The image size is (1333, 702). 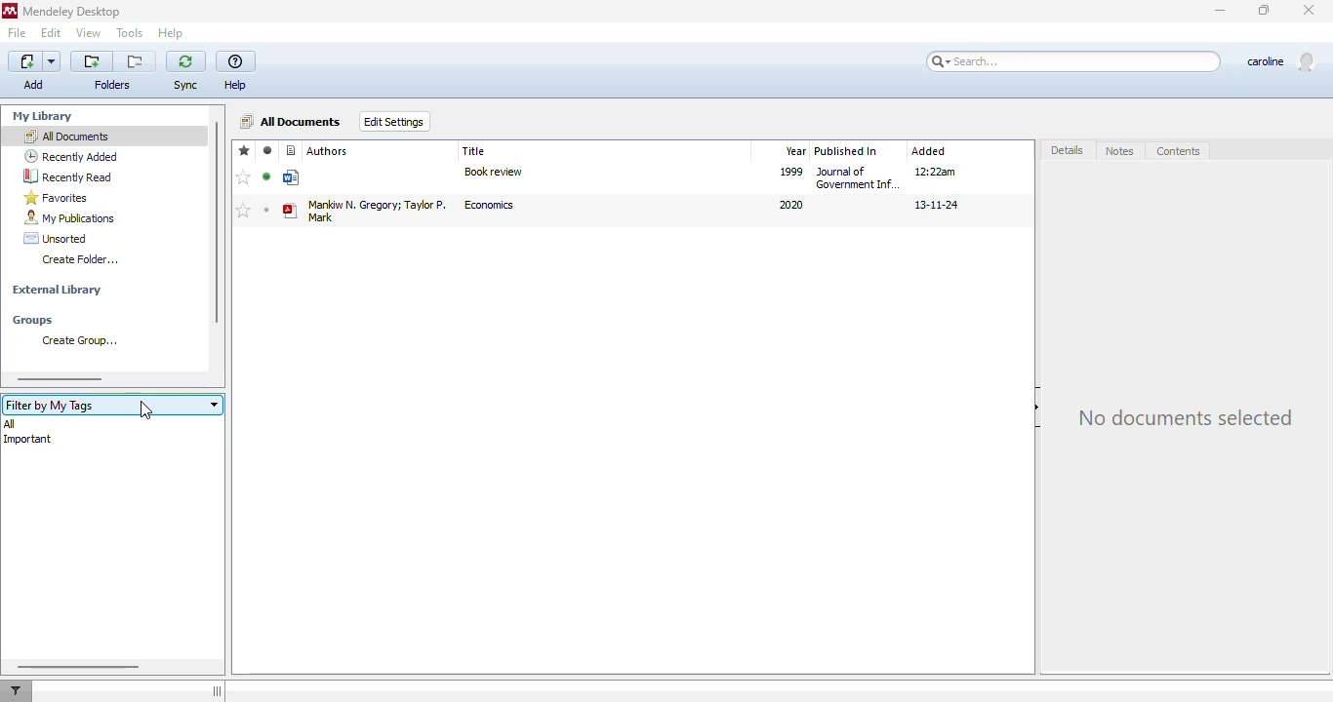 I want to click on horizontal scroll bar, so click(x=61, y=379).